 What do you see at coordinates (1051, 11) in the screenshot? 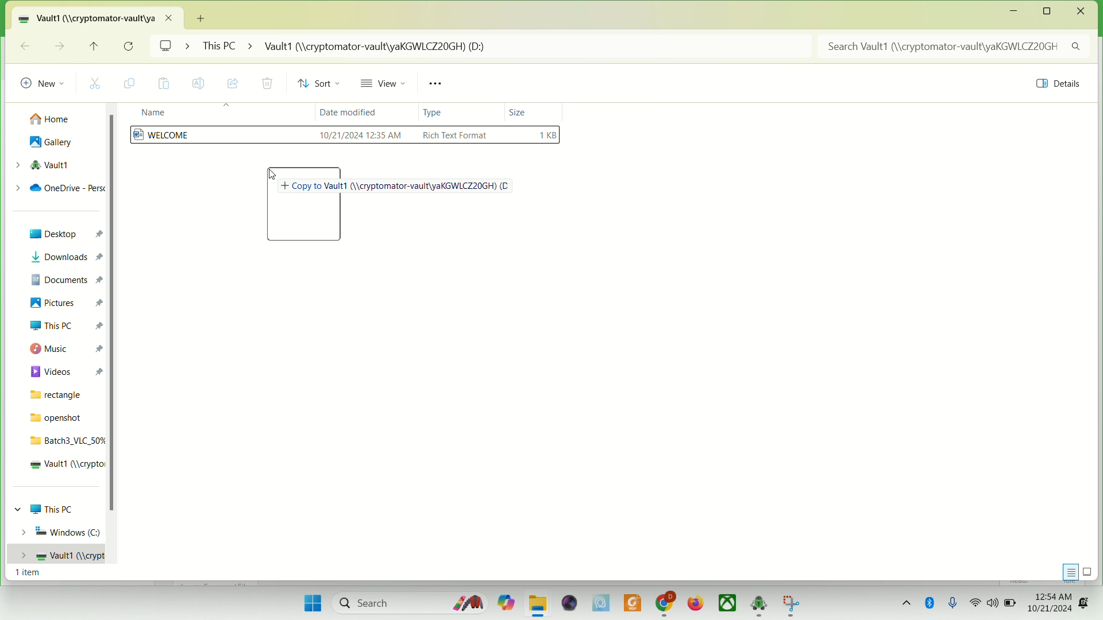
I see `maximize` at bounding box center [1051, 11].